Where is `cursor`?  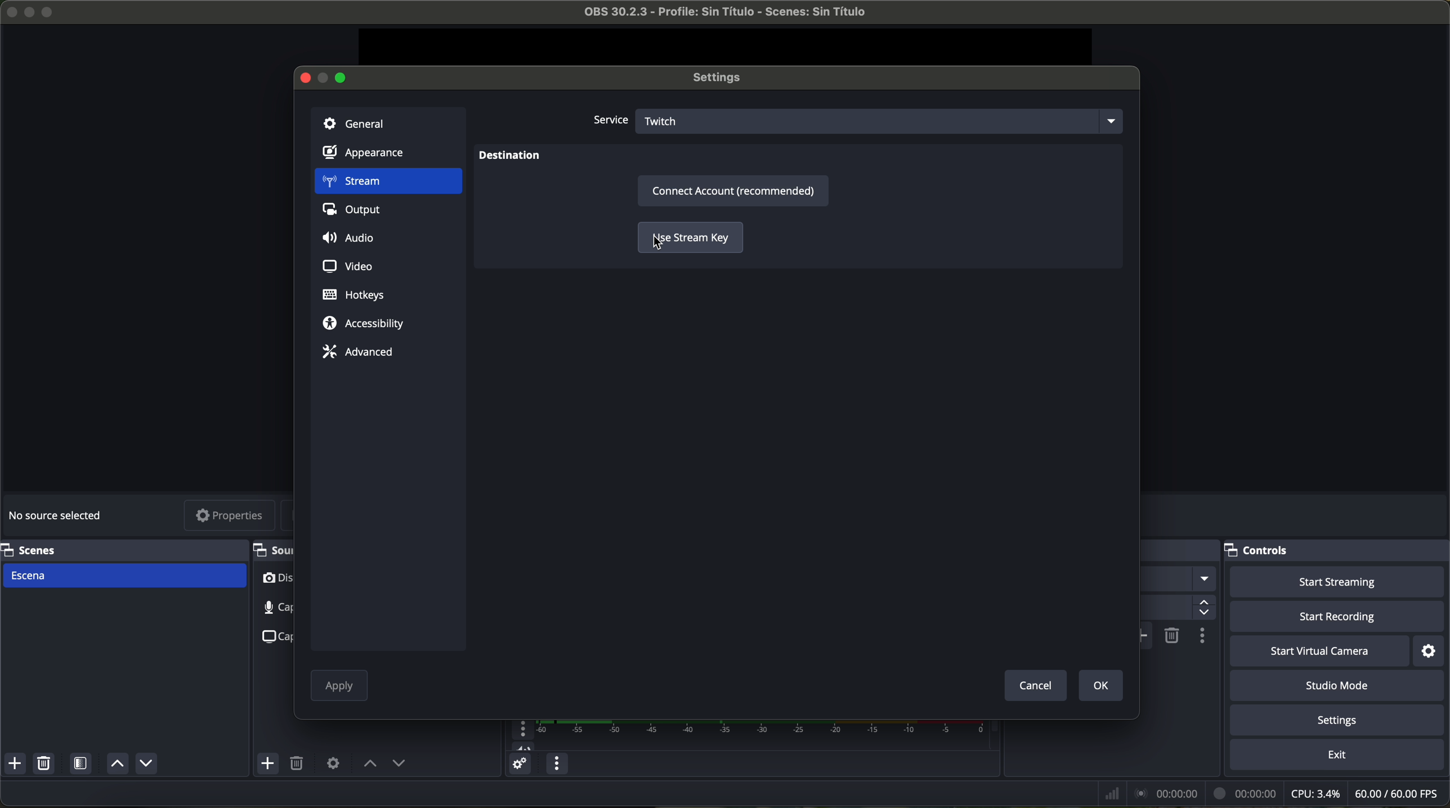
cursor is located at coordinates (657, 245).